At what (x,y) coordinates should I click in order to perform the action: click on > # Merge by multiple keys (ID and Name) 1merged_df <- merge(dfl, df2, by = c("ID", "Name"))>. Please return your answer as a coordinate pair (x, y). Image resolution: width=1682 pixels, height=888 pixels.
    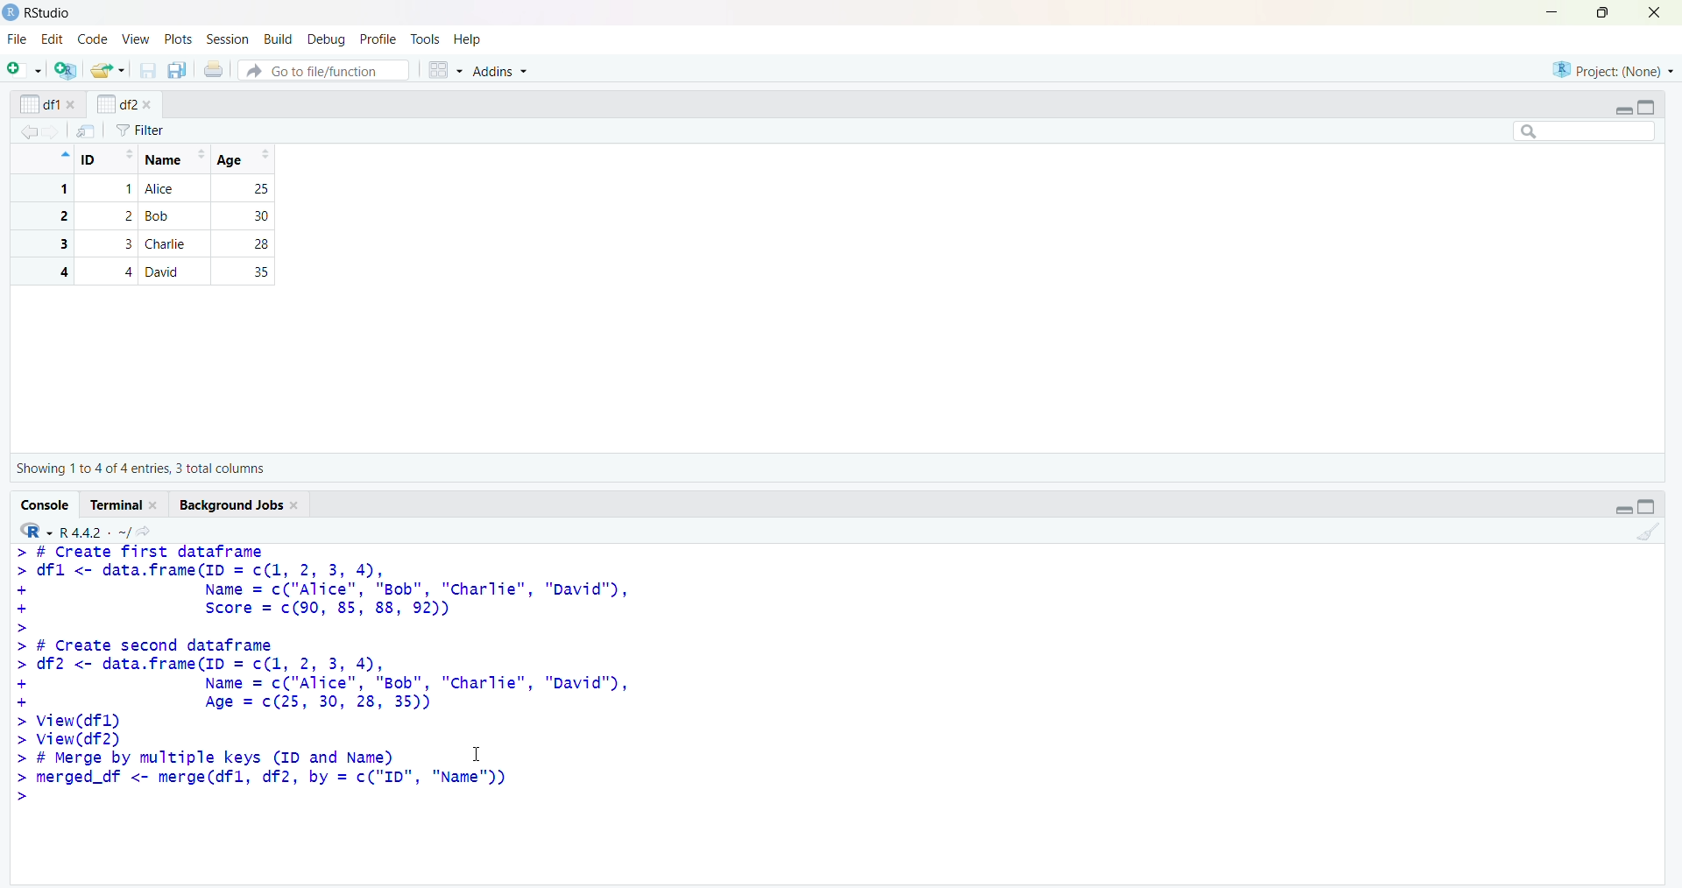
    Looking at the image, I should click on (266, 776).